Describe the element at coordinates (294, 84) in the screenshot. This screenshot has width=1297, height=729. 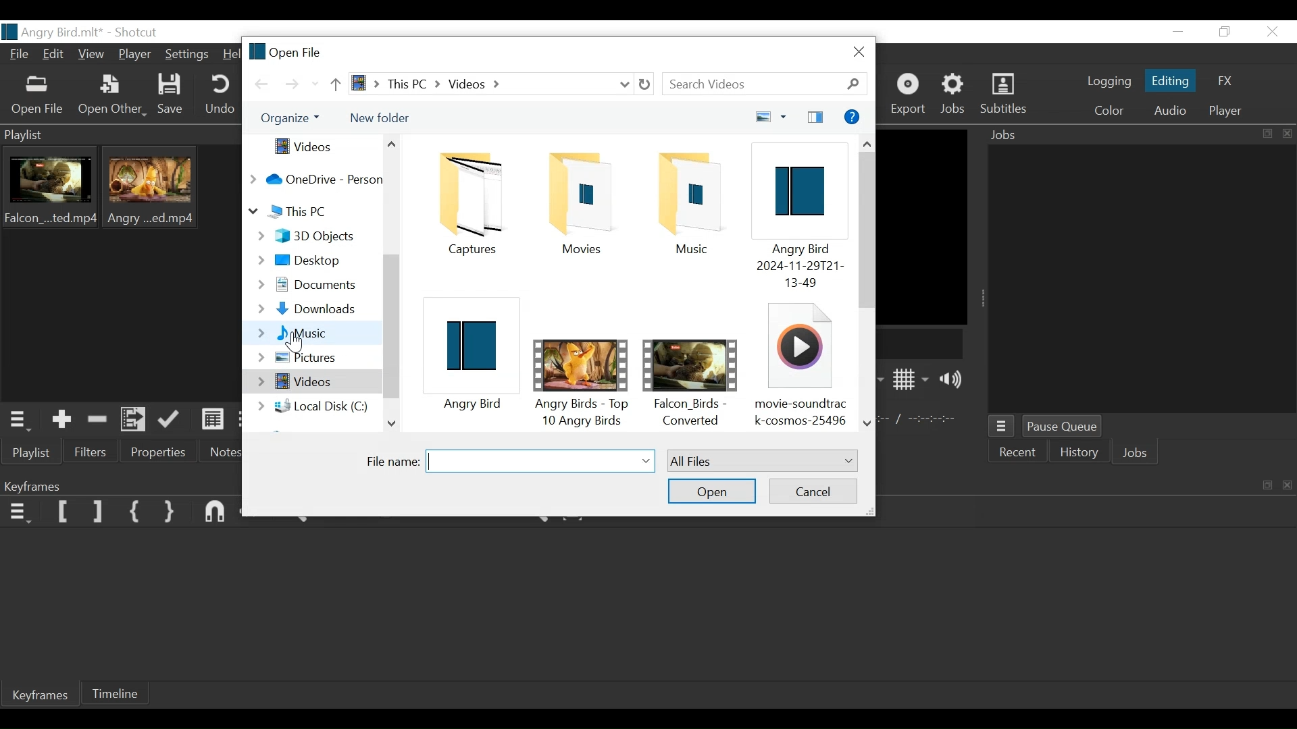
I see `Go Forward` at that location.